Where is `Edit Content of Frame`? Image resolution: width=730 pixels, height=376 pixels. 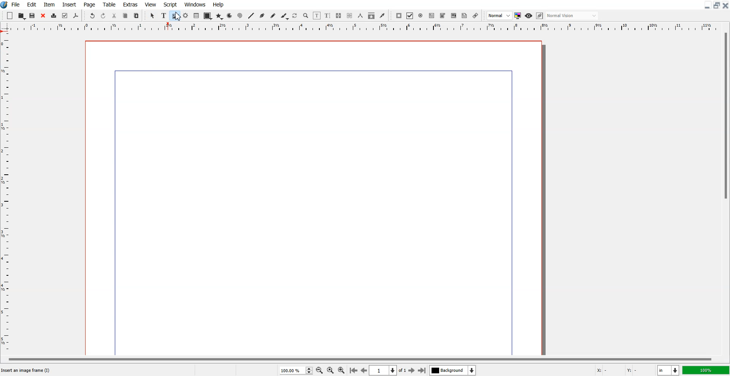 Edit Content of Frame is located at coordinates (317, 16).